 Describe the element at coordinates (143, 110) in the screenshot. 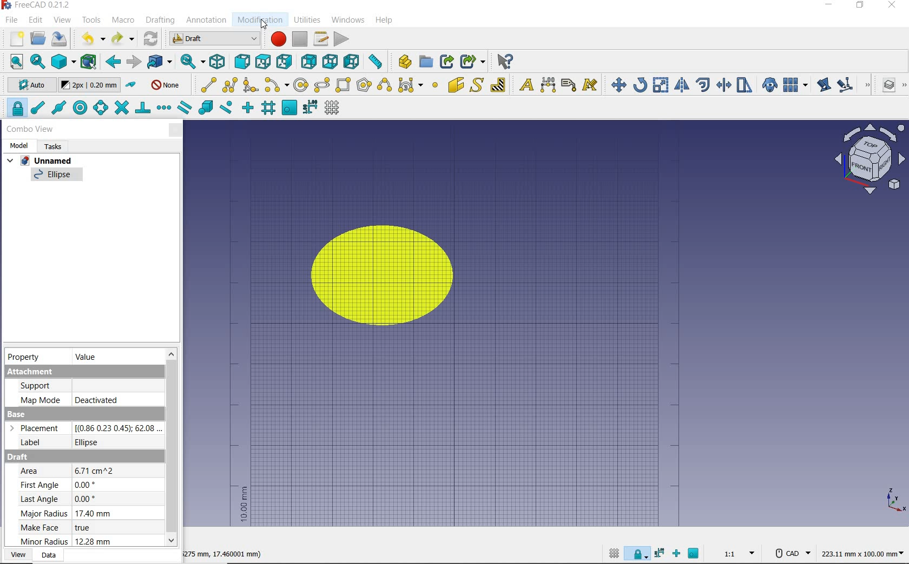

I see `snap perpendicular` at that location.